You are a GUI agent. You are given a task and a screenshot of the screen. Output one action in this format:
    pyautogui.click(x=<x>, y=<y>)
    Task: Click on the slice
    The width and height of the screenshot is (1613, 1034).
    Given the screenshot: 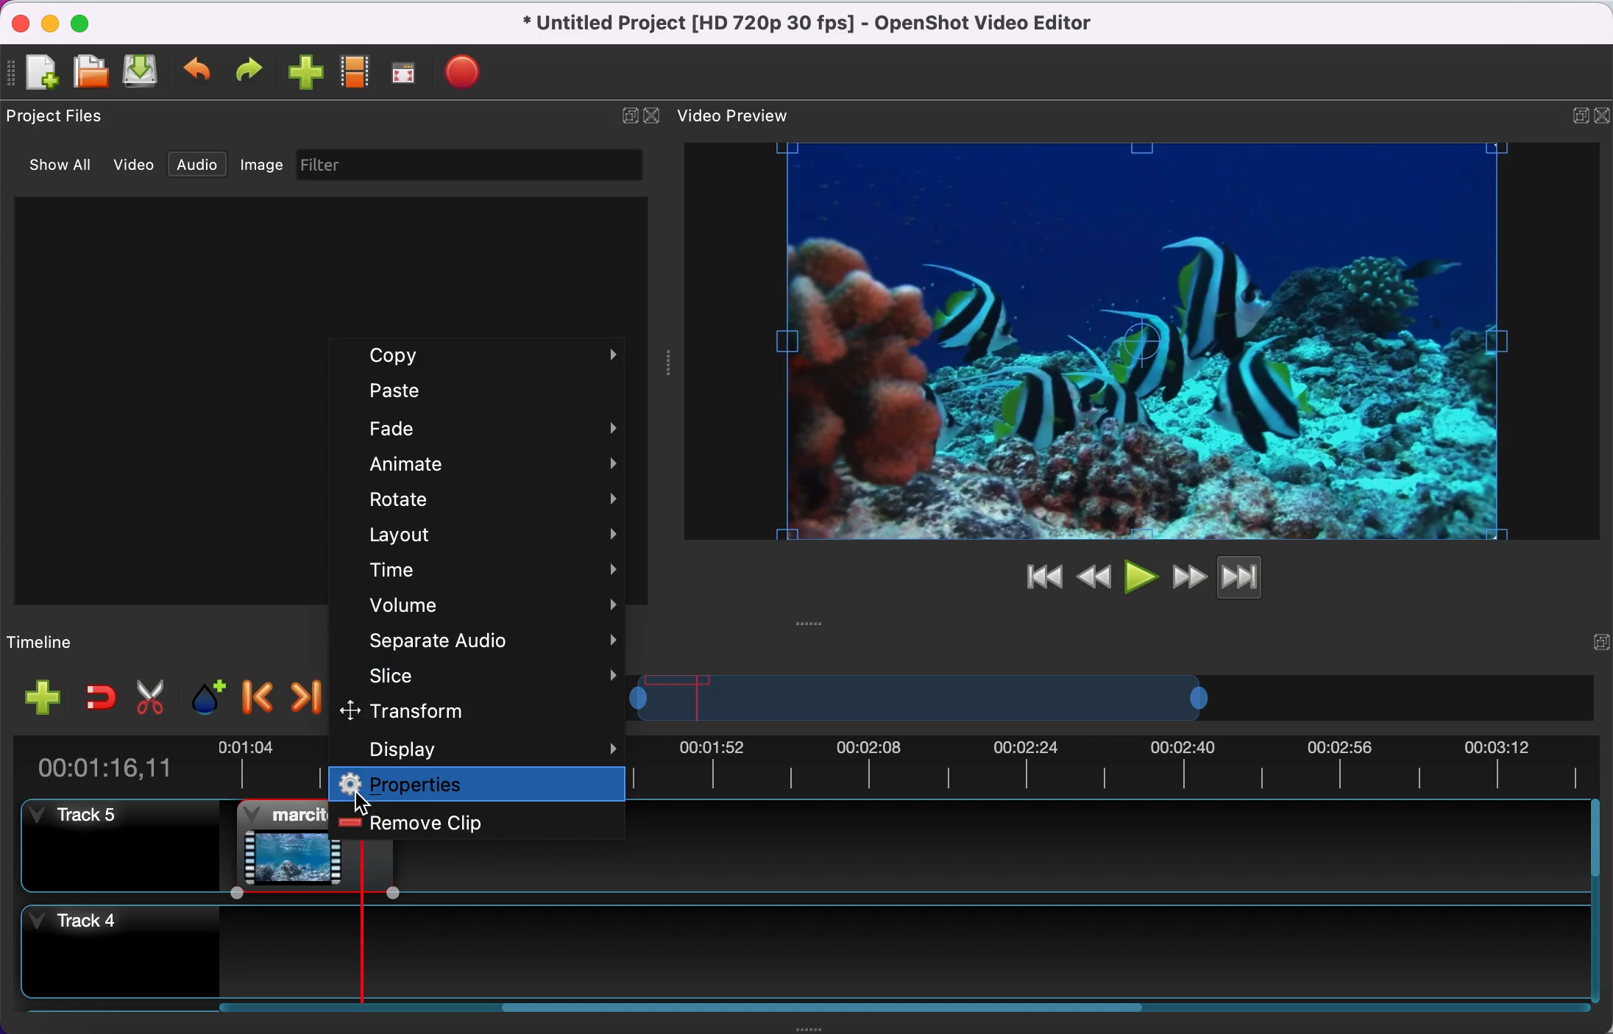 What is the action you would take?
    pyautogui.click(x=488, y=675)
    